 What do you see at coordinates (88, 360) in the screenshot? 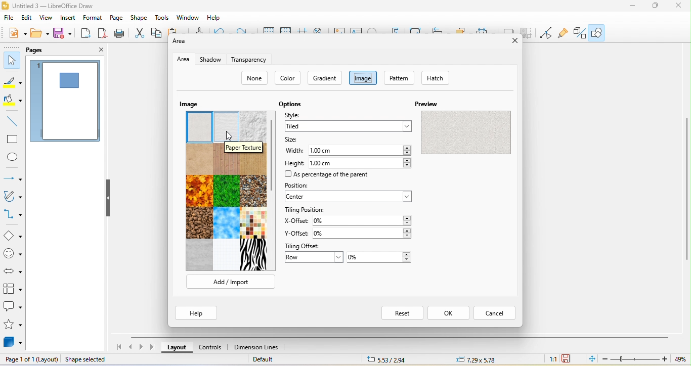
I see `shape selected` at bounding box center [88, 360].